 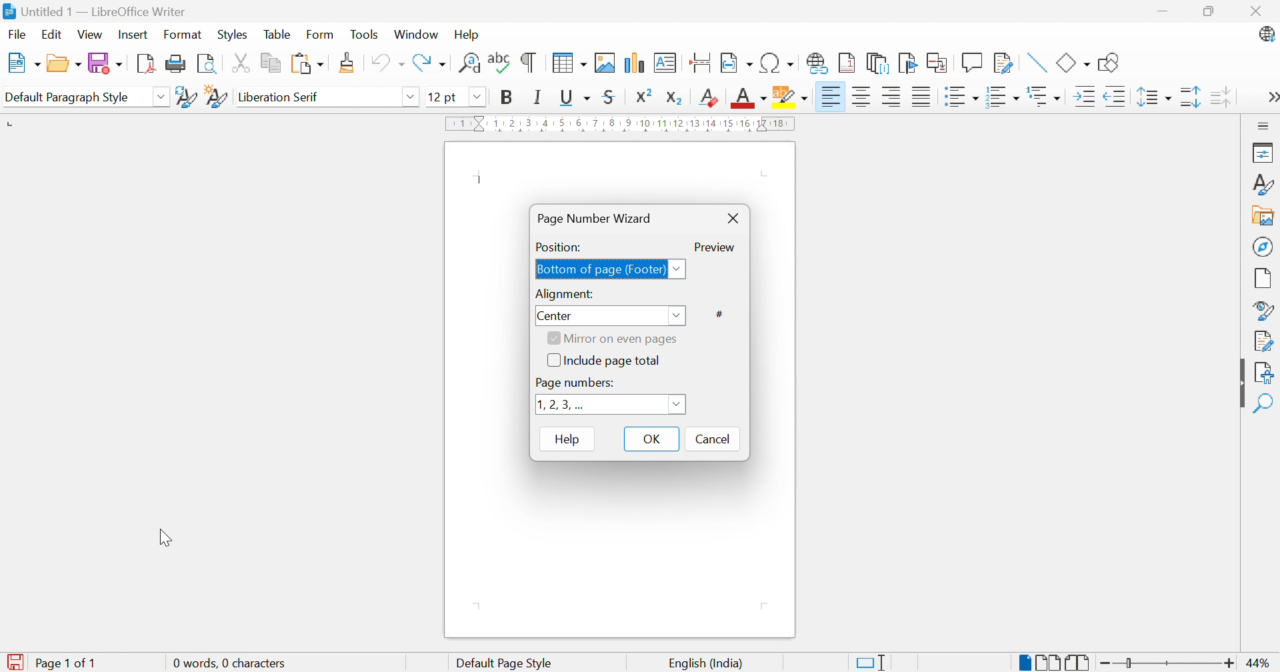 What do you see at coordinates (1165, 10) in the screenshot?
I see `Minimize` at bounding box center [1165, 10].